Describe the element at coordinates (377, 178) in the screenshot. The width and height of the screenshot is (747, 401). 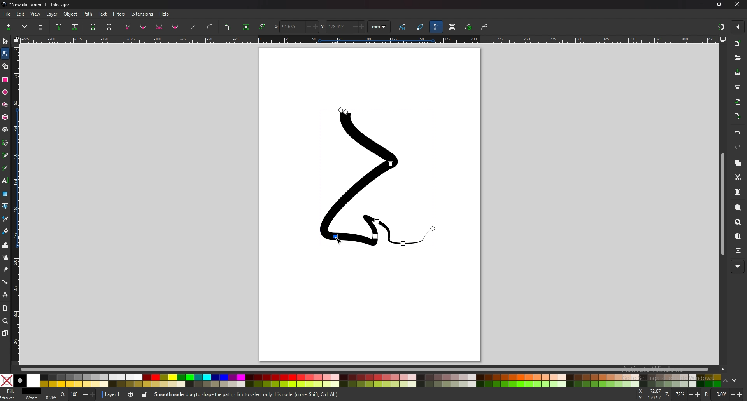
I see `drawing` at that location.